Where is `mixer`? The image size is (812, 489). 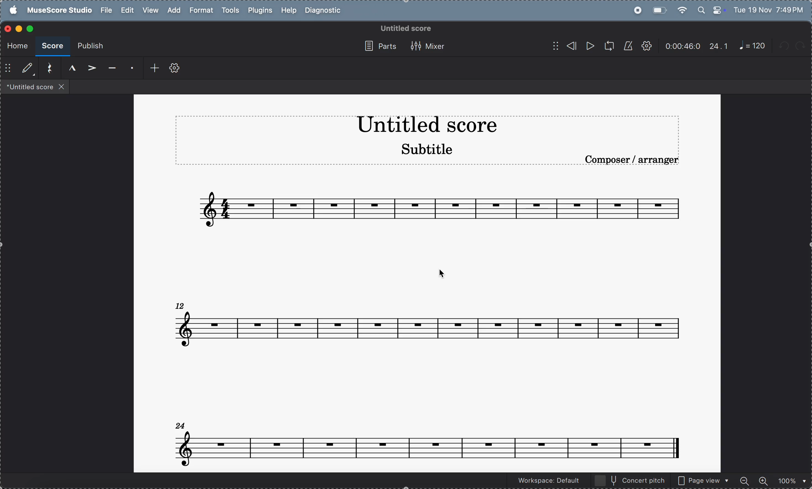 mixer is located at coordinates (430, 46).